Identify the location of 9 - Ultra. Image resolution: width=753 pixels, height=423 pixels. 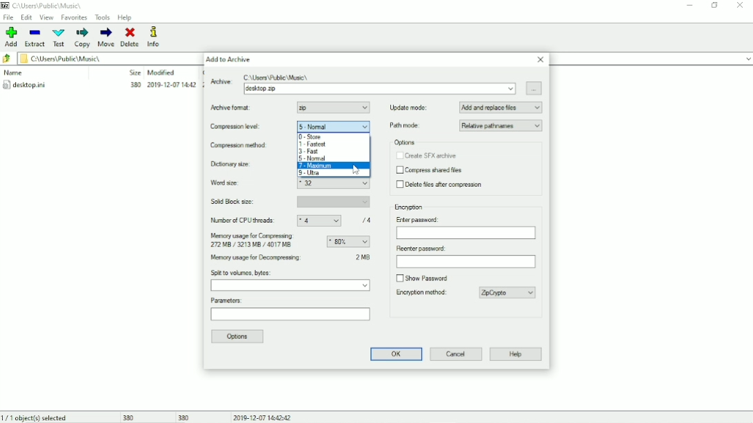
(312, 174).